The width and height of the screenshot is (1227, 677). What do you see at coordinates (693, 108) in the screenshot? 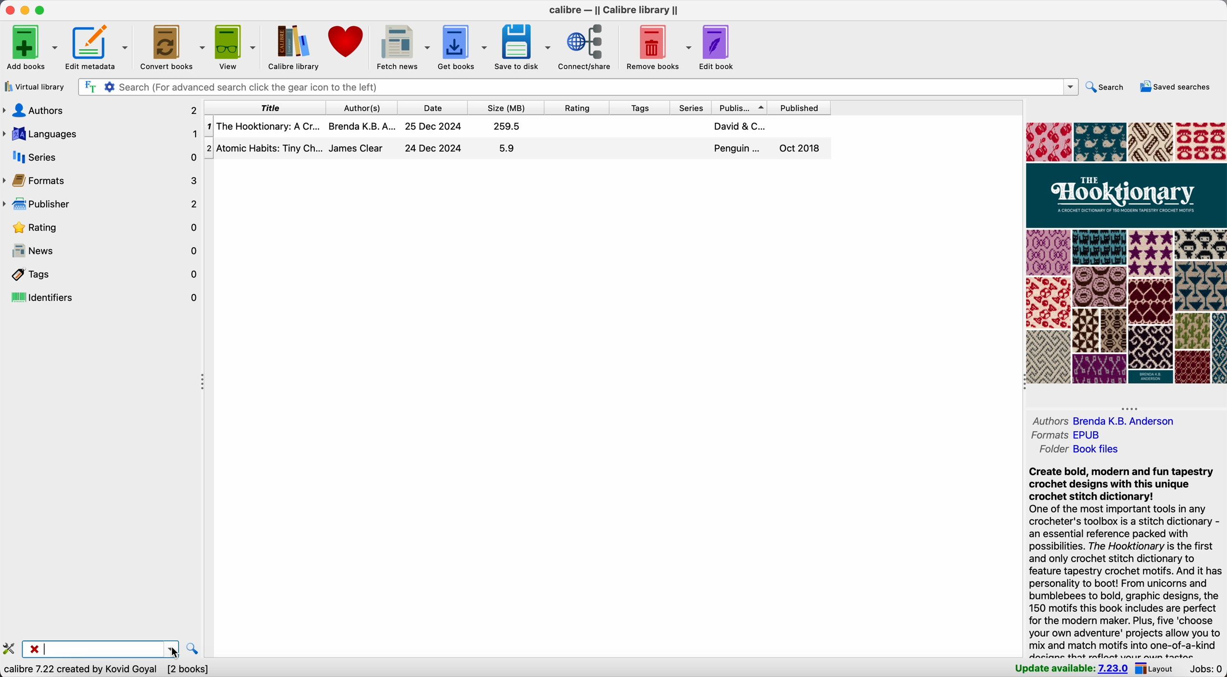
I see `series` at bounding box center [693, 108].